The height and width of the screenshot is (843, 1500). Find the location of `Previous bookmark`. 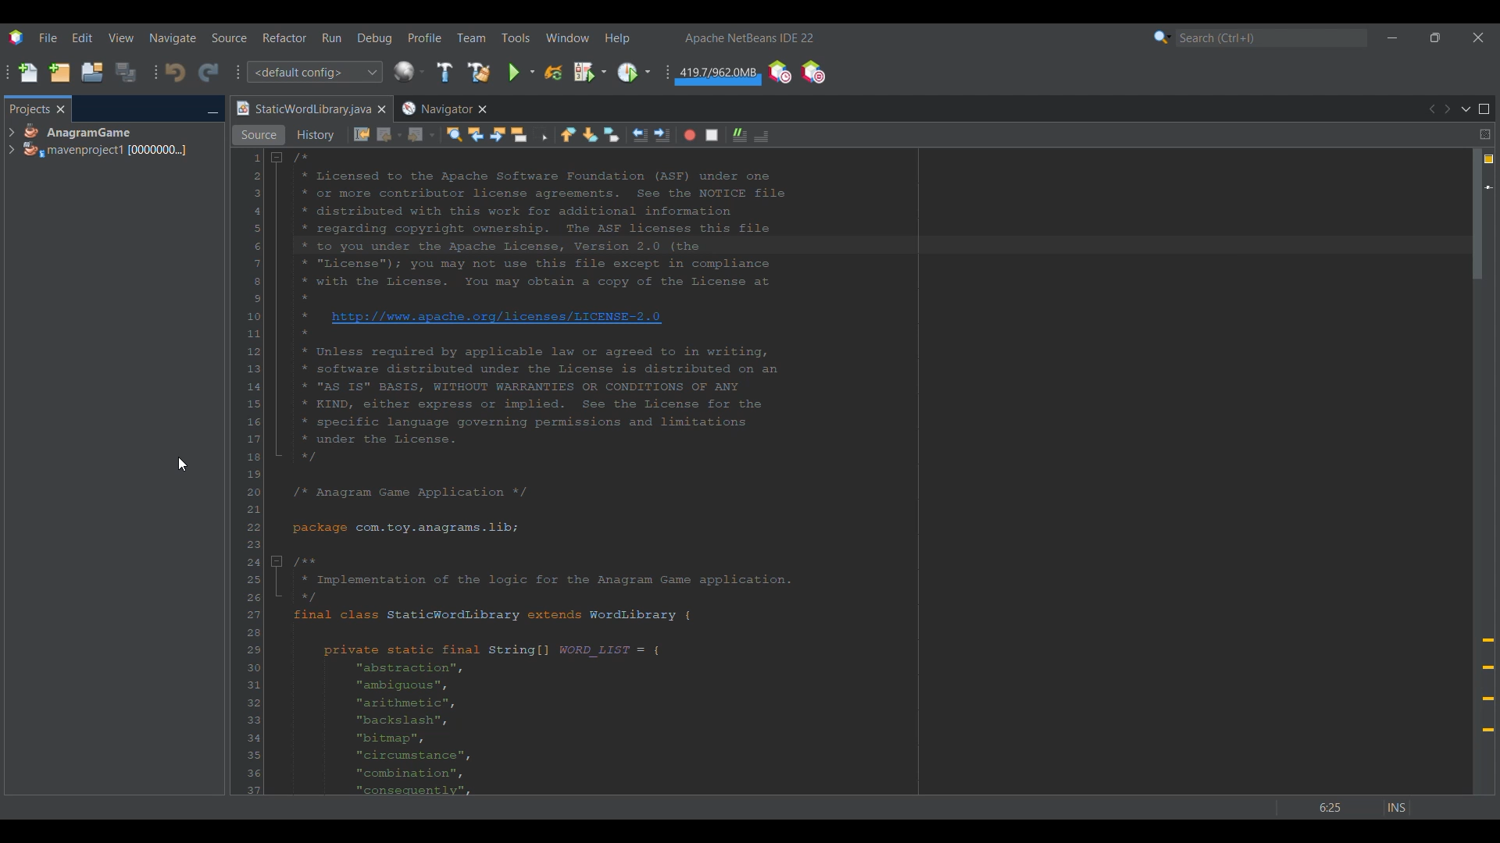

Previous bookmark is located at coordinates (568, 134).